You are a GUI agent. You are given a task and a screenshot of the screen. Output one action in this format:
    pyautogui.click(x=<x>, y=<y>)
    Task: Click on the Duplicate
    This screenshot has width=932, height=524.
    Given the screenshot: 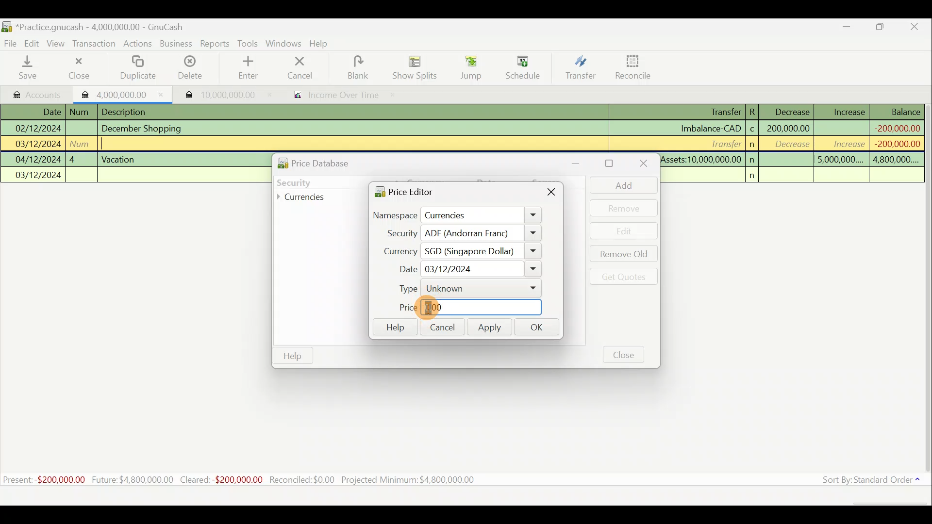 What is the action you would take?
    pyautogui.click(x=139, y=68)
    